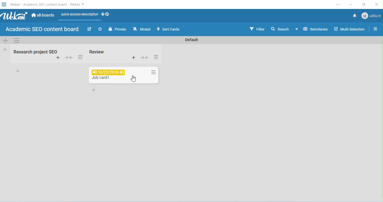 The image size is (383, 202). Describe the element at coordinates (107, 72) in the screenshot. I see `due date: 10/22/2024 43` at that location.